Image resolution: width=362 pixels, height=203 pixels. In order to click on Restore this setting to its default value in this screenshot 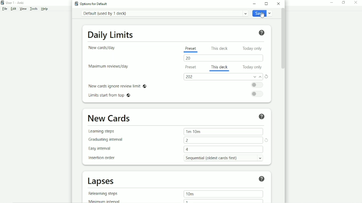, I will do `click(267, 141)`.